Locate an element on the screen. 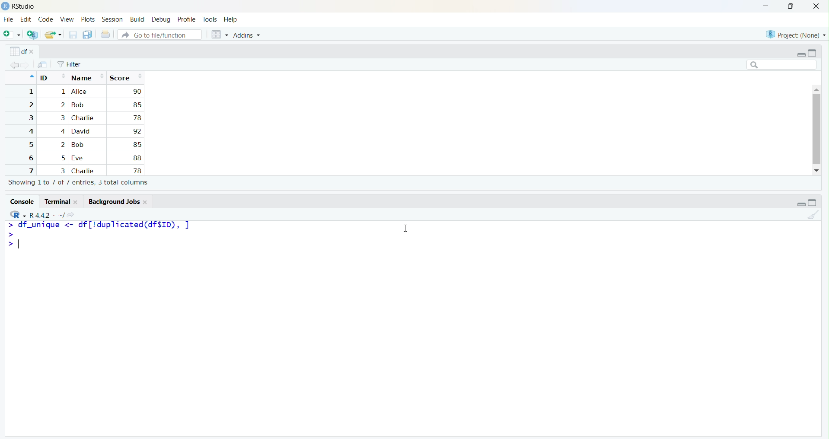  up is located at coordinates (31, 76).